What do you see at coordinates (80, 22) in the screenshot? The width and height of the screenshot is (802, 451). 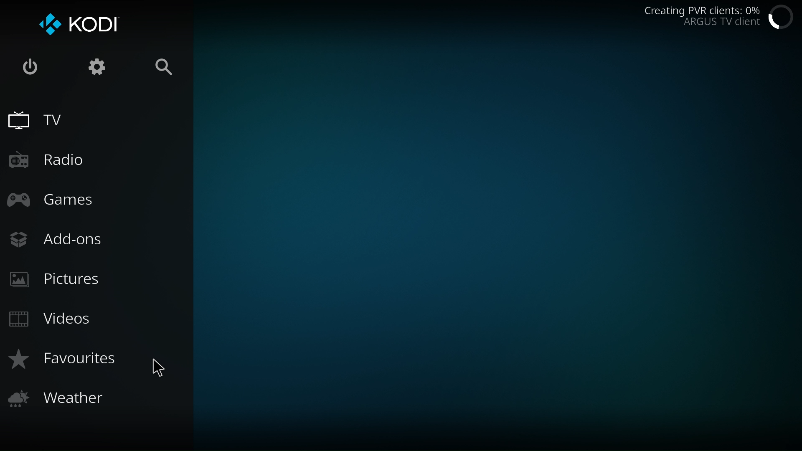 I see `kodi` at bounding box center [80, 22].